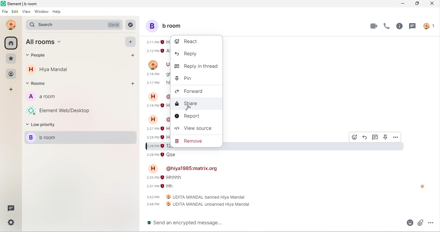 Image resolution: width=440 pixels, height=232 pixels. Describe the element at coordinates (188, 41) in the screenshot. I see `react` at that location.